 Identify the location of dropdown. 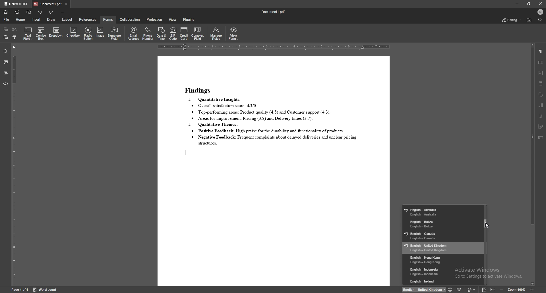
(56, 33).